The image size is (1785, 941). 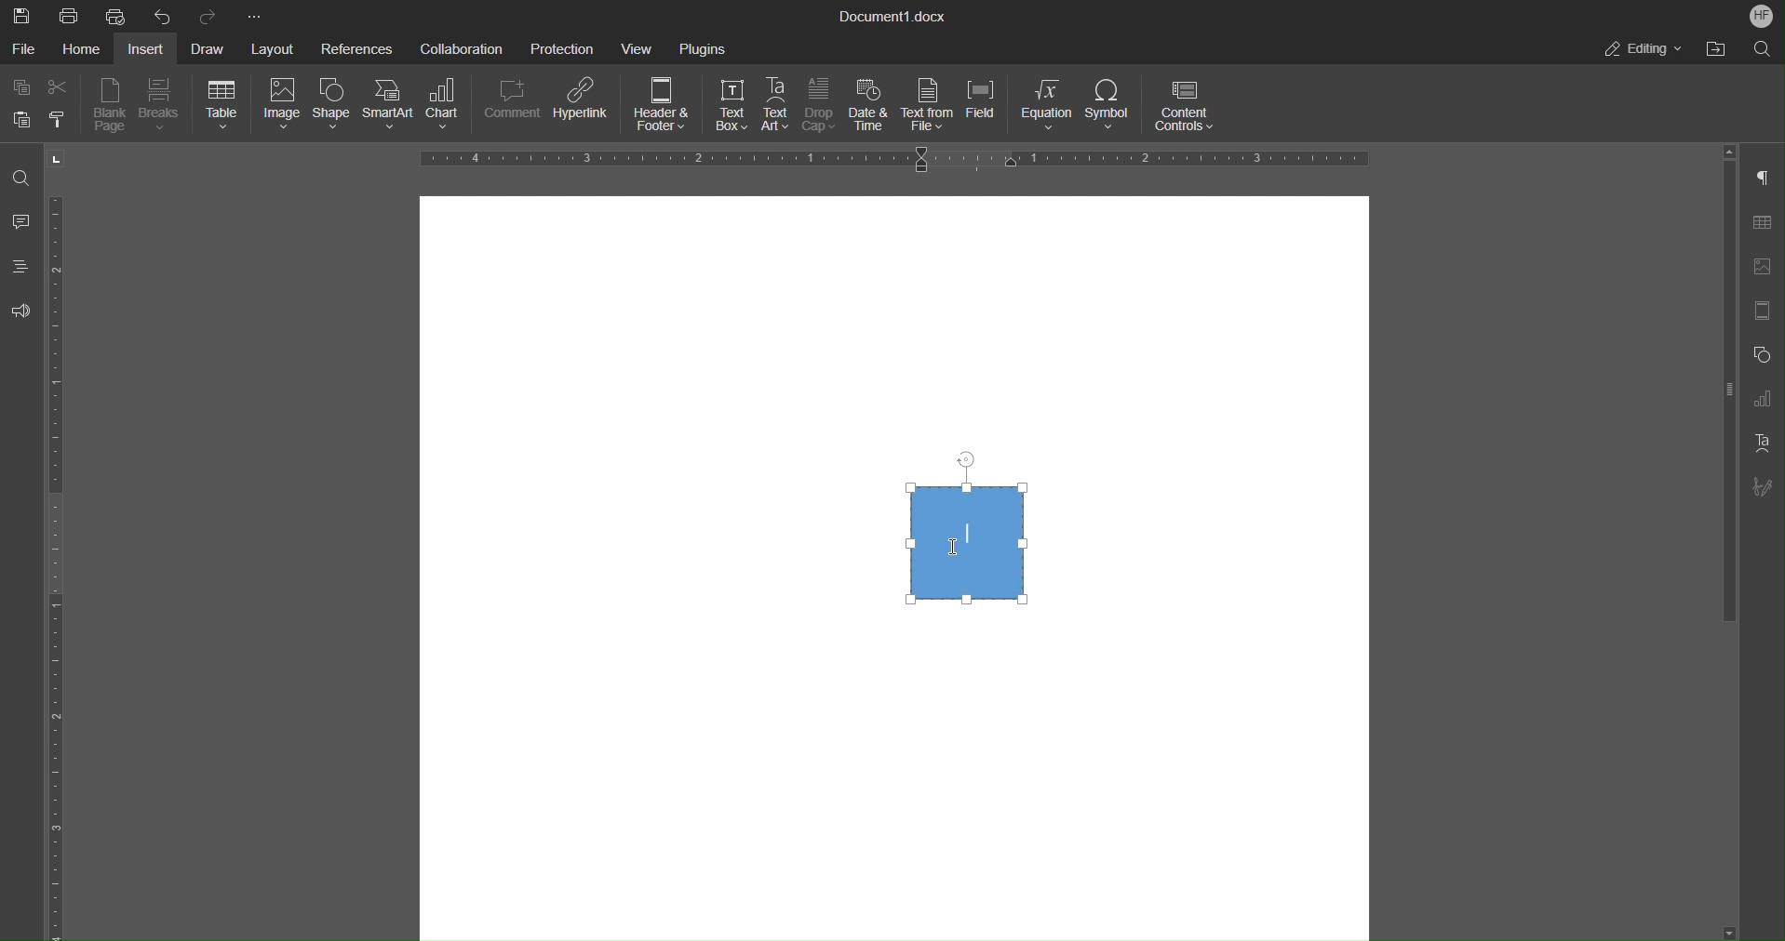 What do you see at coordinates (64, 87) in the screenshot?
I see `Cut` at bounding box center [64, 87].